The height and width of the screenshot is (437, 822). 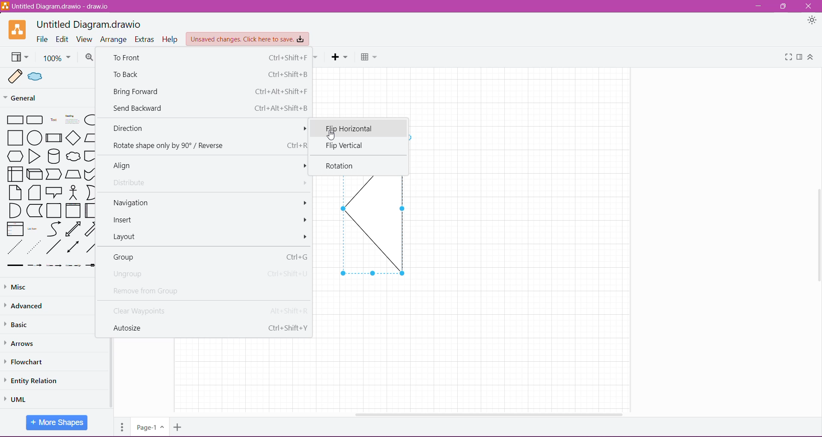 I want to click on More Shapes, so click(x=57, y=422).